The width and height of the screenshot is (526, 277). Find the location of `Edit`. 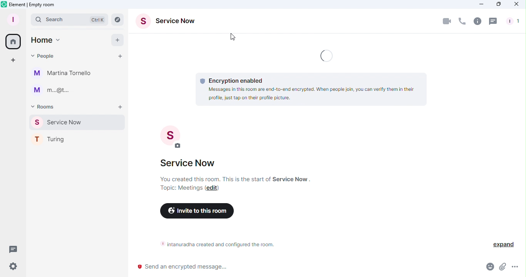

Edit is located at coordinates (213, 188).